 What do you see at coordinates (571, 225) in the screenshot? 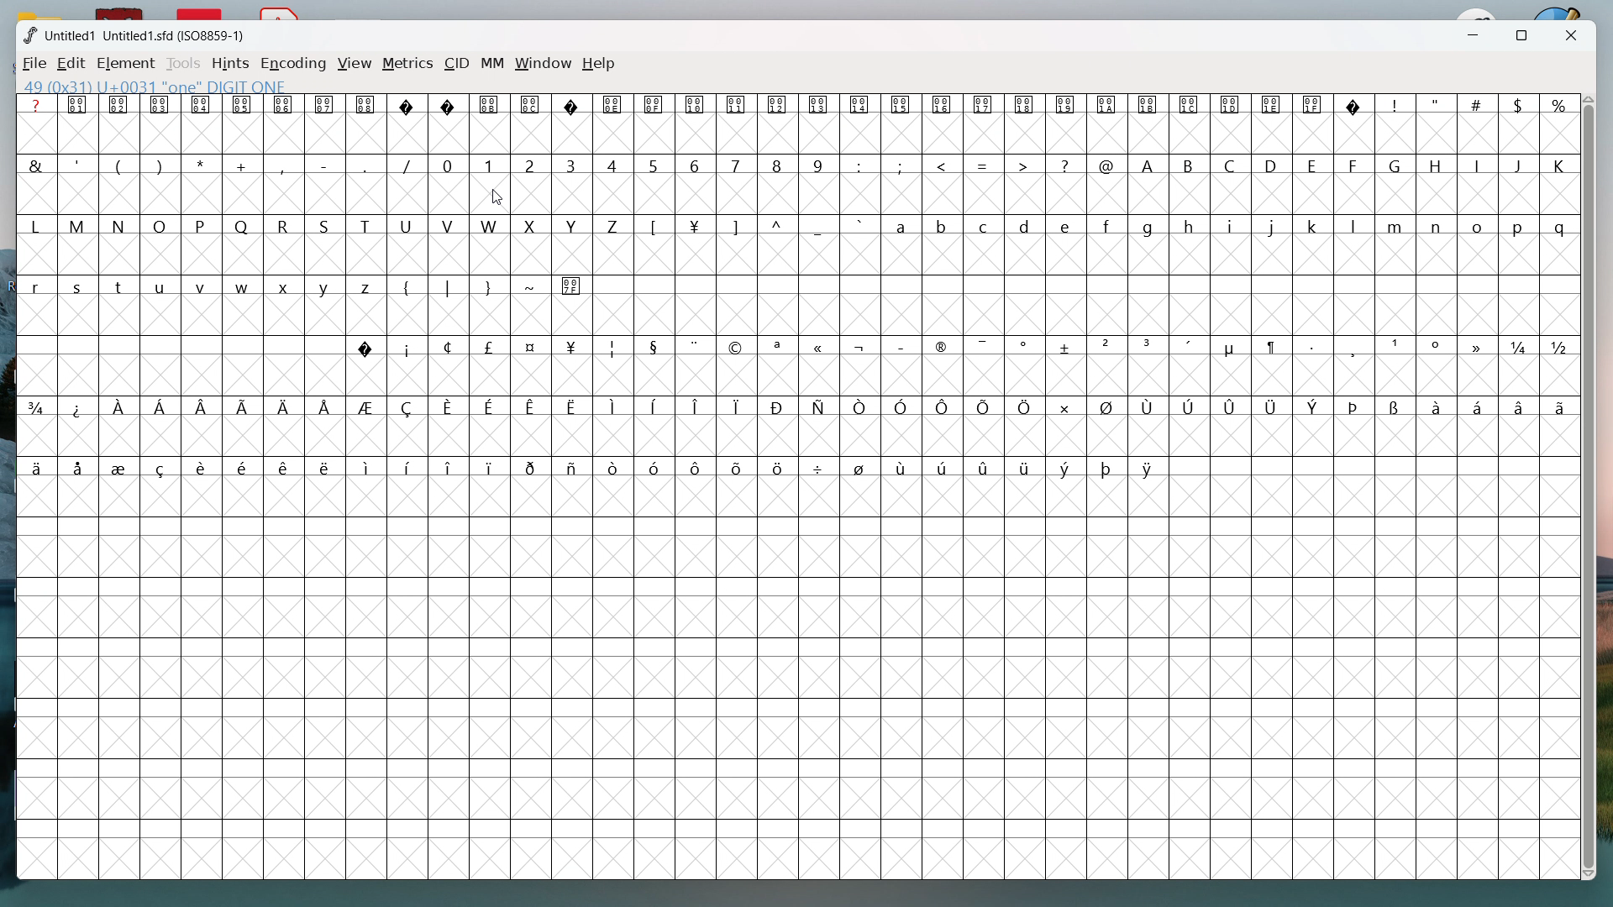
I see `Y` at bounding box center [571, 225].